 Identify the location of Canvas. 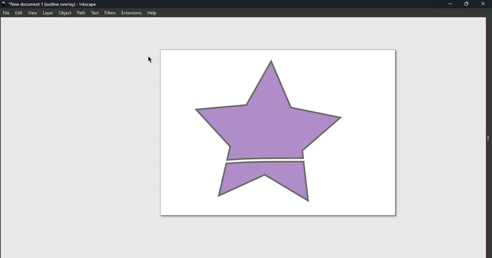
(279, 132).